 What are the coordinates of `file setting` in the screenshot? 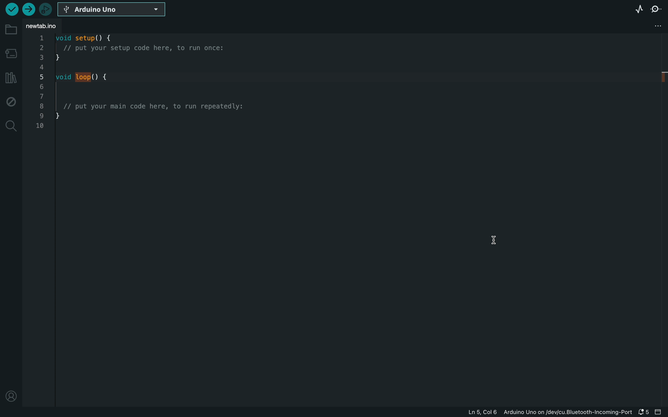 It's located at (647, 26).